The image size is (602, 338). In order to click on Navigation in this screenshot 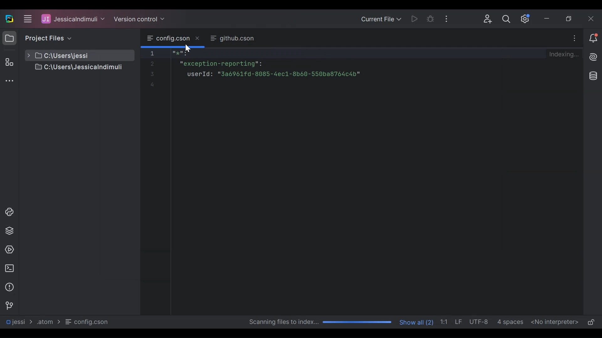, I will do `click(9, 306)`.